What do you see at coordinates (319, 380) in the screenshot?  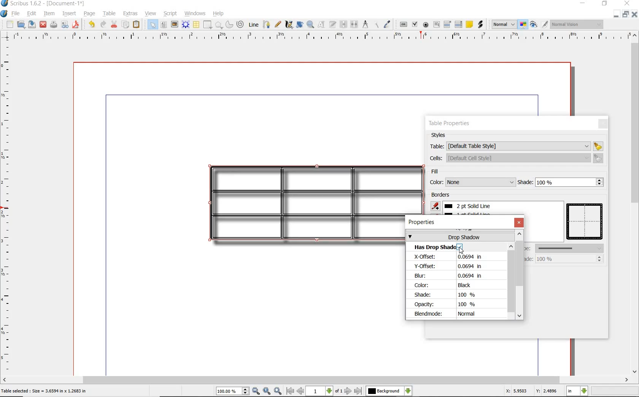 I see `scrollbar` at bounding box center [319, 380].